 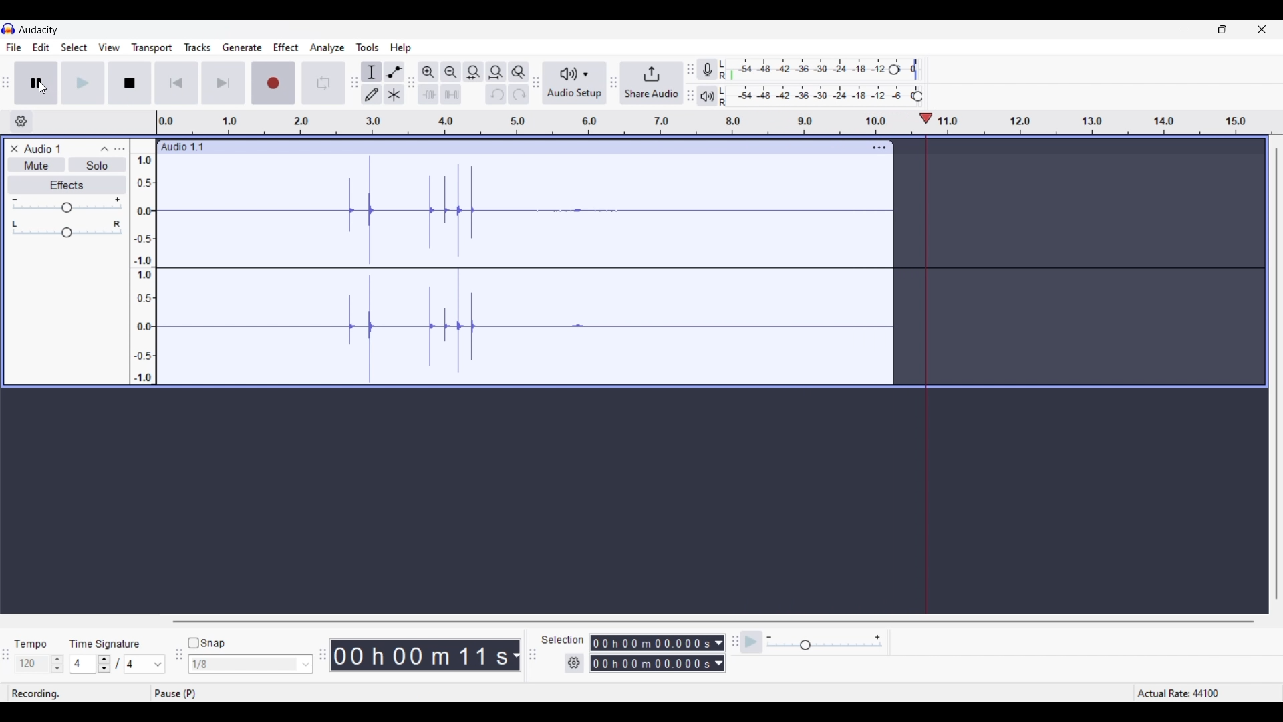 What do you see at coordinates (110, 47) in the screenshot?
I see `View menu` at bounding box center [110, 47].